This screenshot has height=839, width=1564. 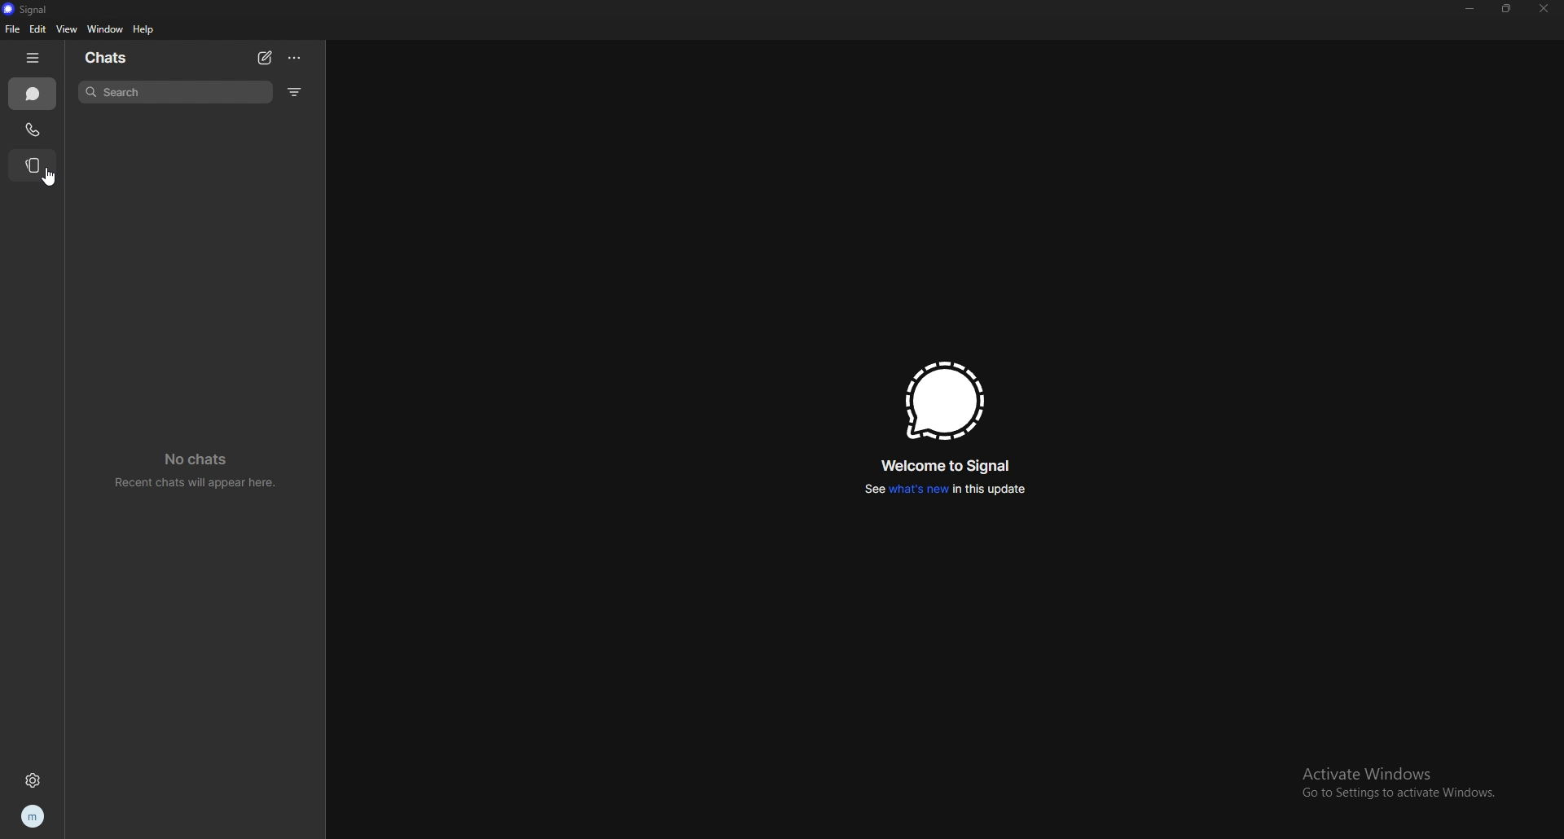 What do you see at coordinates (917, 489) in the screenshot?
I see `what's new` at bounding box center [917, 489].